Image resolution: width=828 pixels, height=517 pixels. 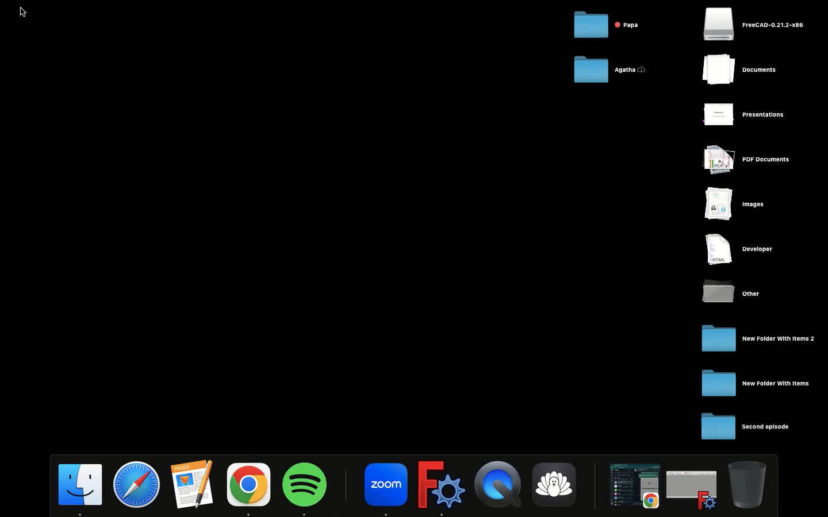 What do you see at coordinates (609, 24) in the screenshot?
I see `Folder` at bounding box center [609, 24].